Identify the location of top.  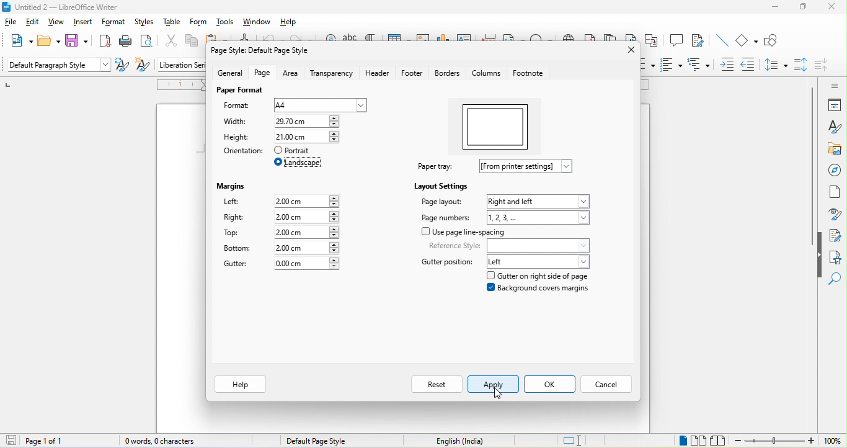
(231, 233).